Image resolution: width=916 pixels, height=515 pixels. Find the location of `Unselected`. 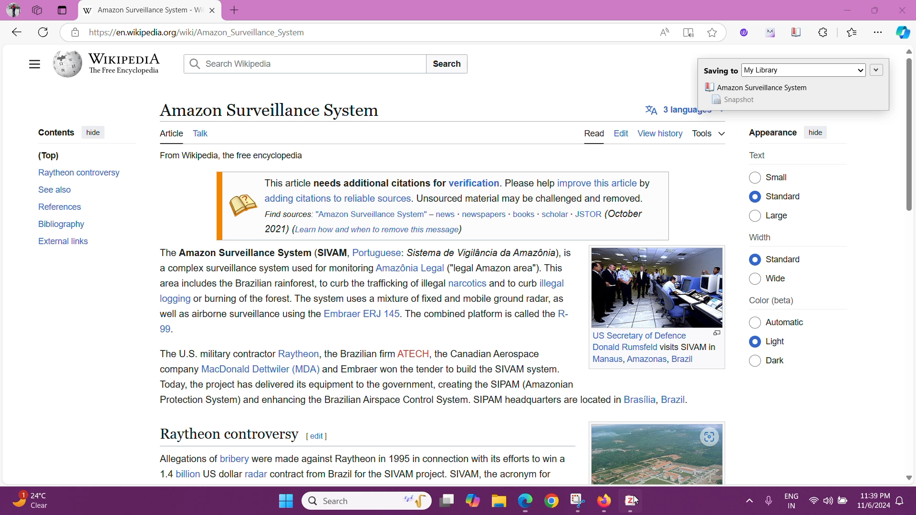

Unselected is located at coordinates (755, 279).